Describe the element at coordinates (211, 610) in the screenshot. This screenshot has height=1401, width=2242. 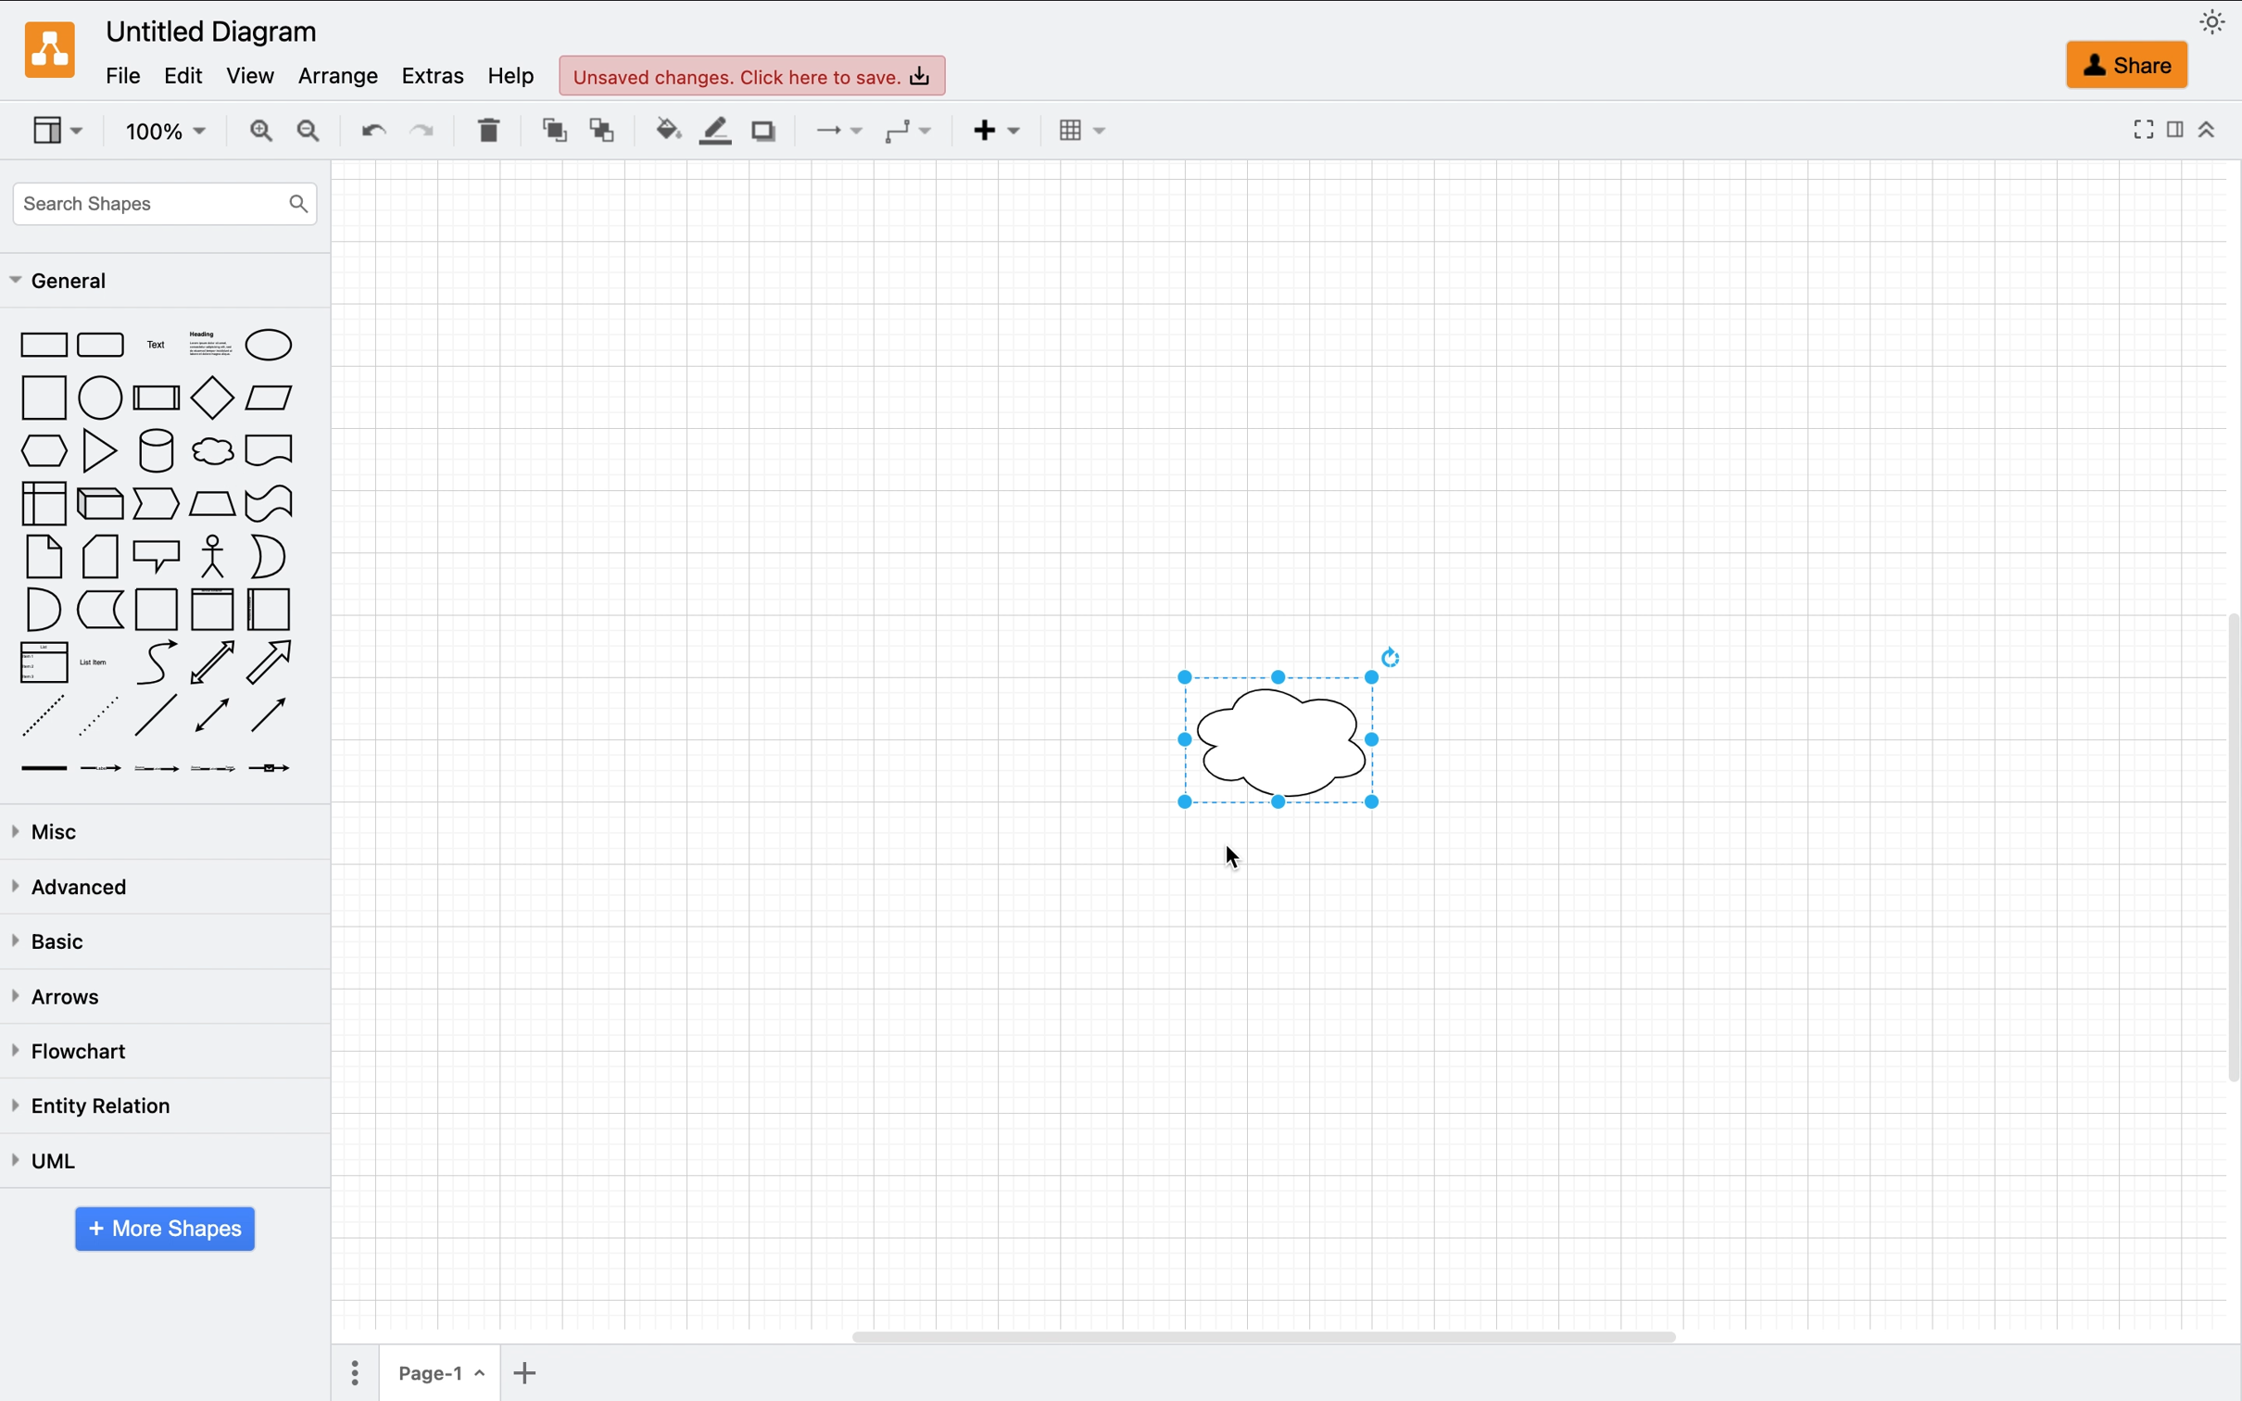
I see `vertical container` at that location.